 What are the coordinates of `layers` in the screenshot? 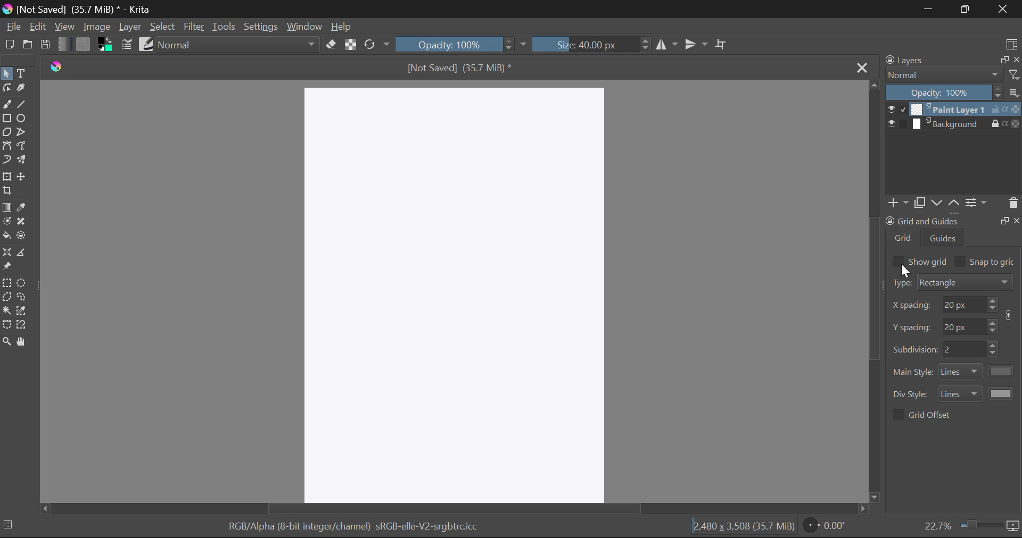 It's located at (906, 60).